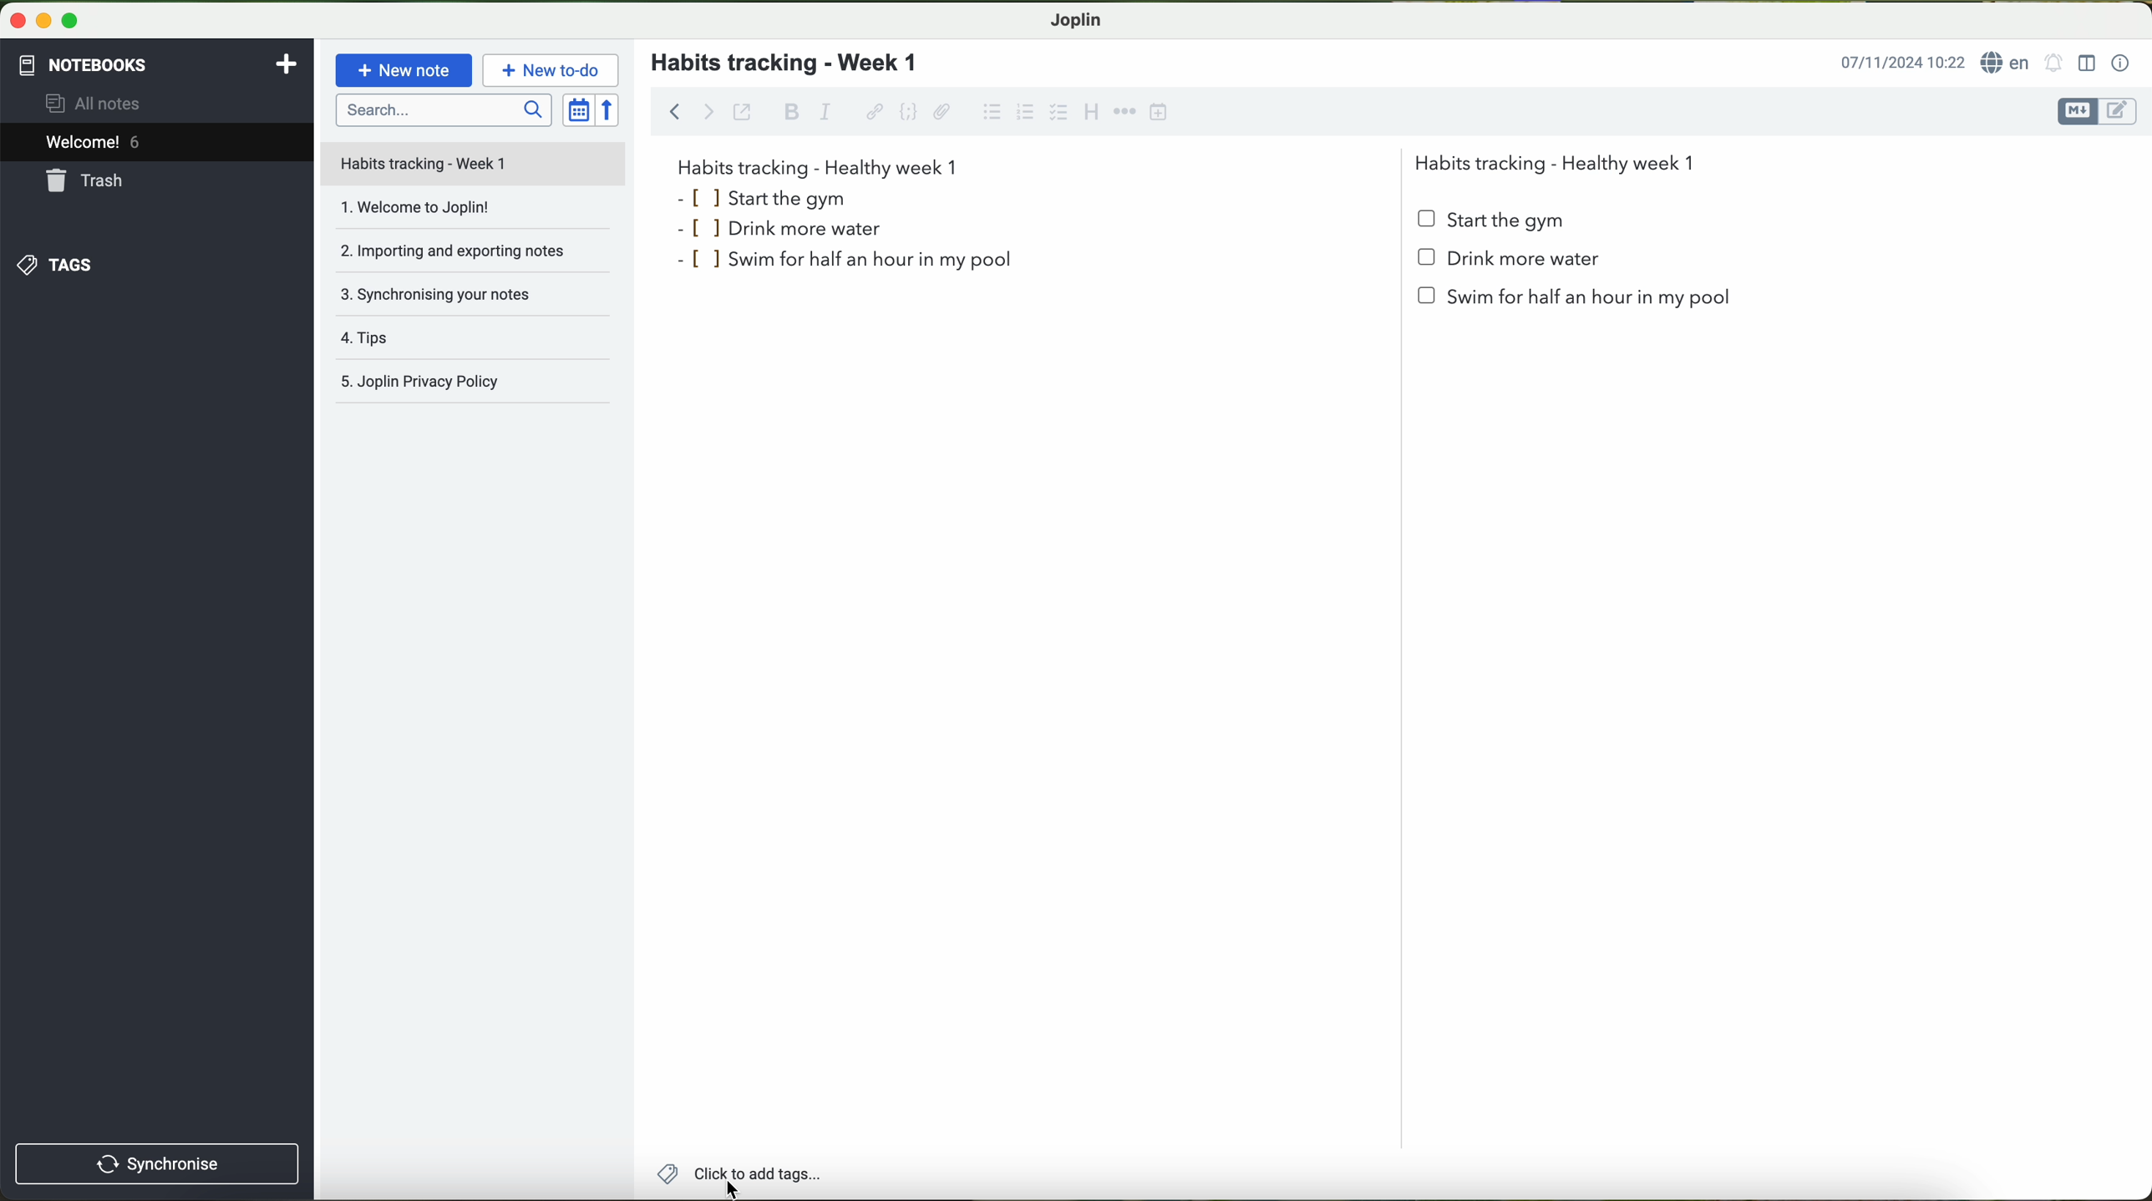 This screenshot has height=1201, width=2152. I want to click on all notes, so click(98, 102).